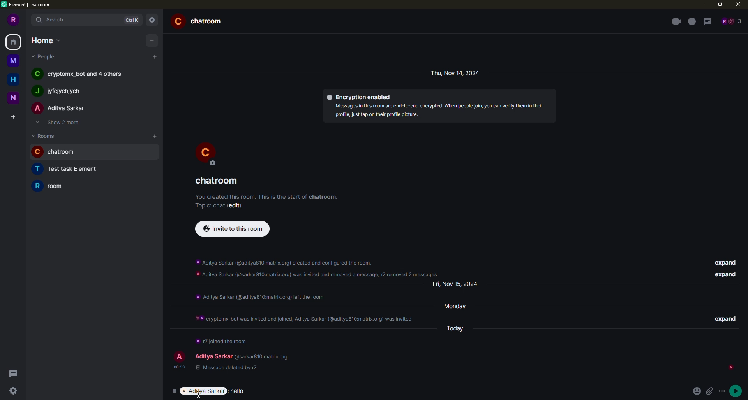 The width and height of the screenshot is (748, 400). What do you see at coordinates (360, 96) in the screenshot?
I see `encryption enabled` at bounding box center [360, 96].